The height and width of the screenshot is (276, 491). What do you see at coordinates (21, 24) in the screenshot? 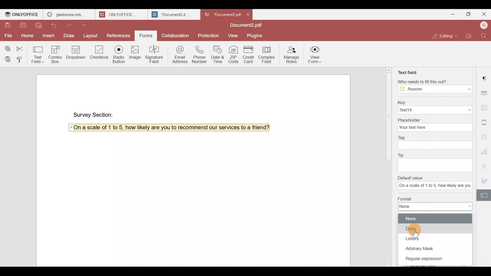
I see `Print file` at bounding box center [21, 24].